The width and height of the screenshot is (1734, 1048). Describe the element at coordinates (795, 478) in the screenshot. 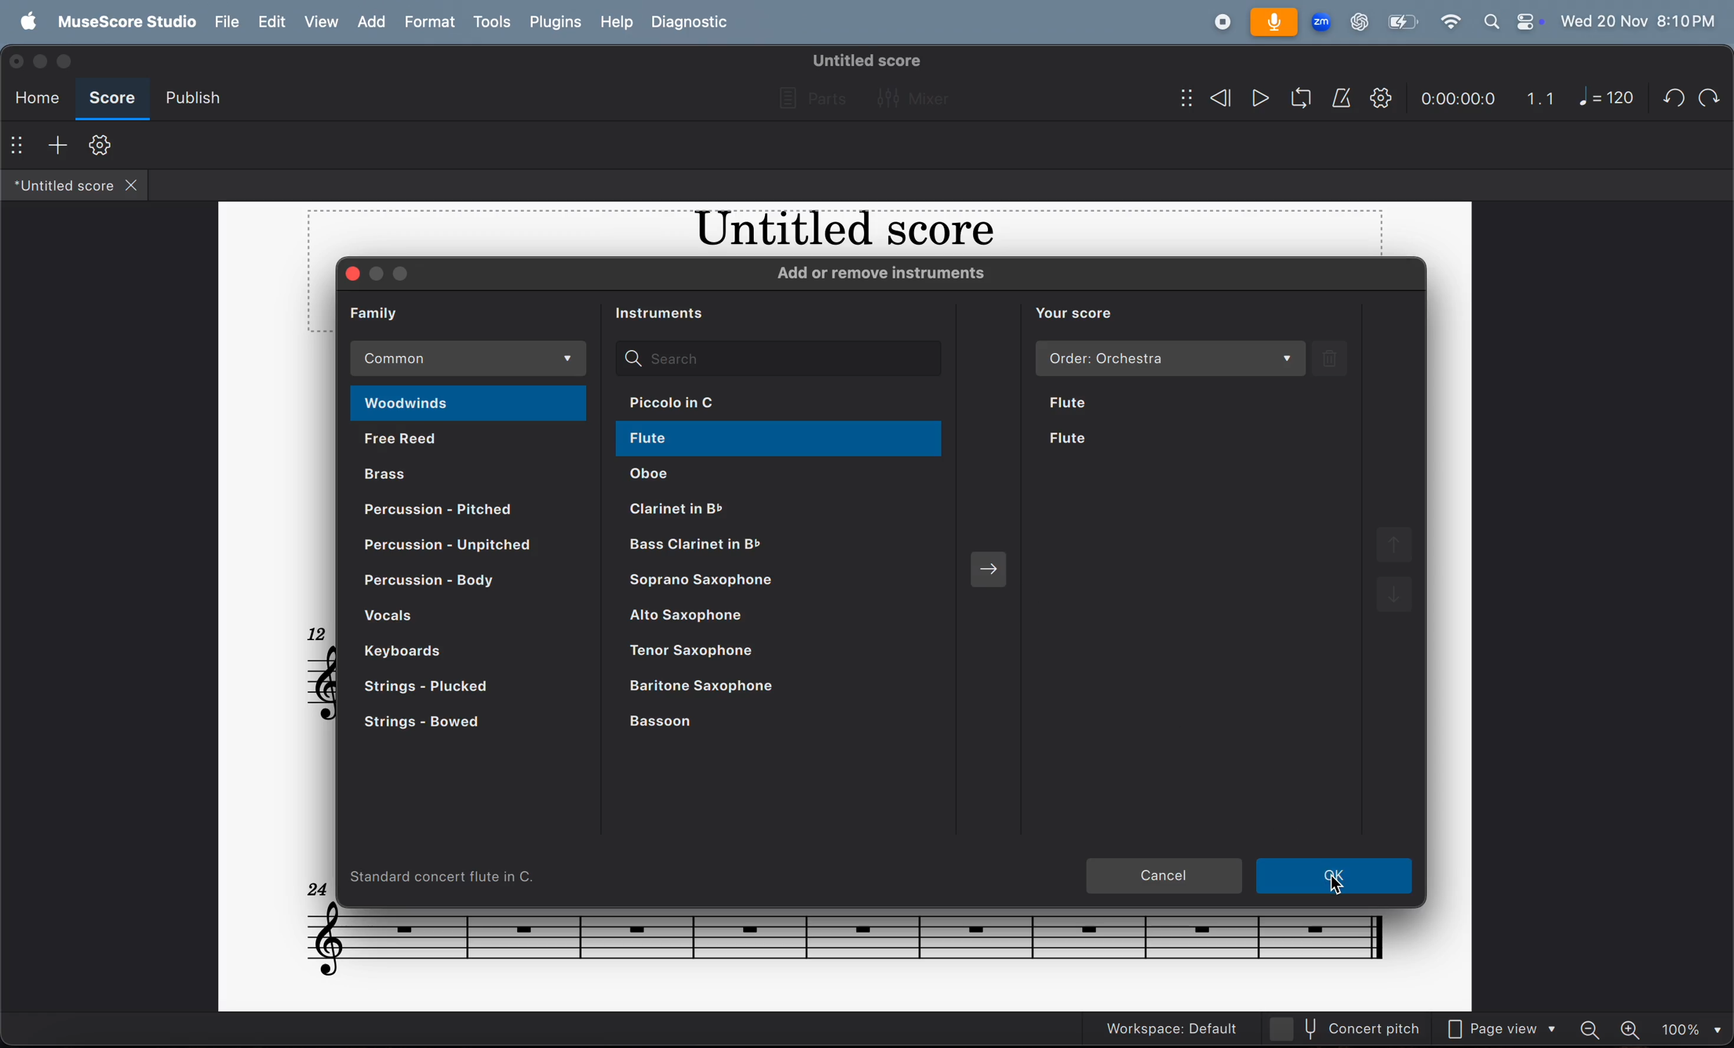

I see `oboe` at that location.